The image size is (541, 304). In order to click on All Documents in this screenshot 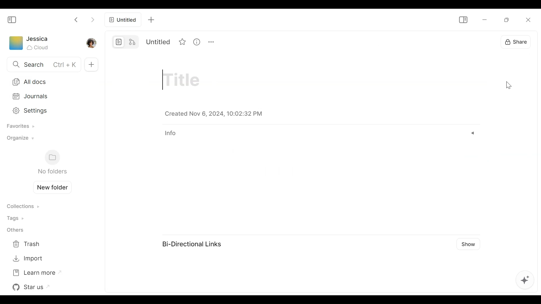, I will do `click(48, 81)`.